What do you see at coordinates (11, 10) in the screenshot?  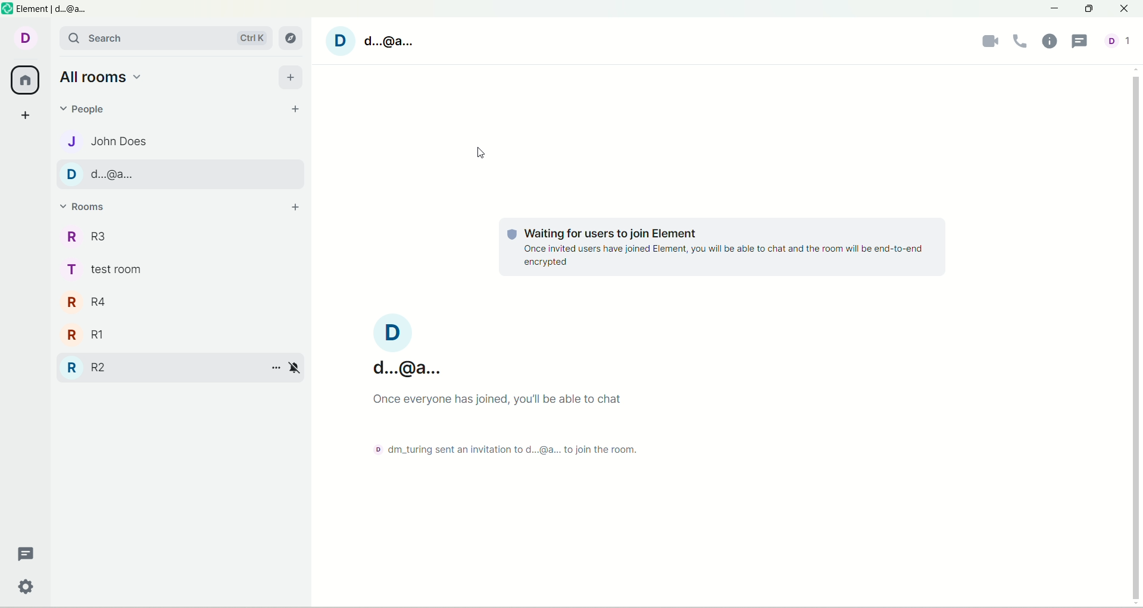 I see `logo` at bounding box center [11, 10].